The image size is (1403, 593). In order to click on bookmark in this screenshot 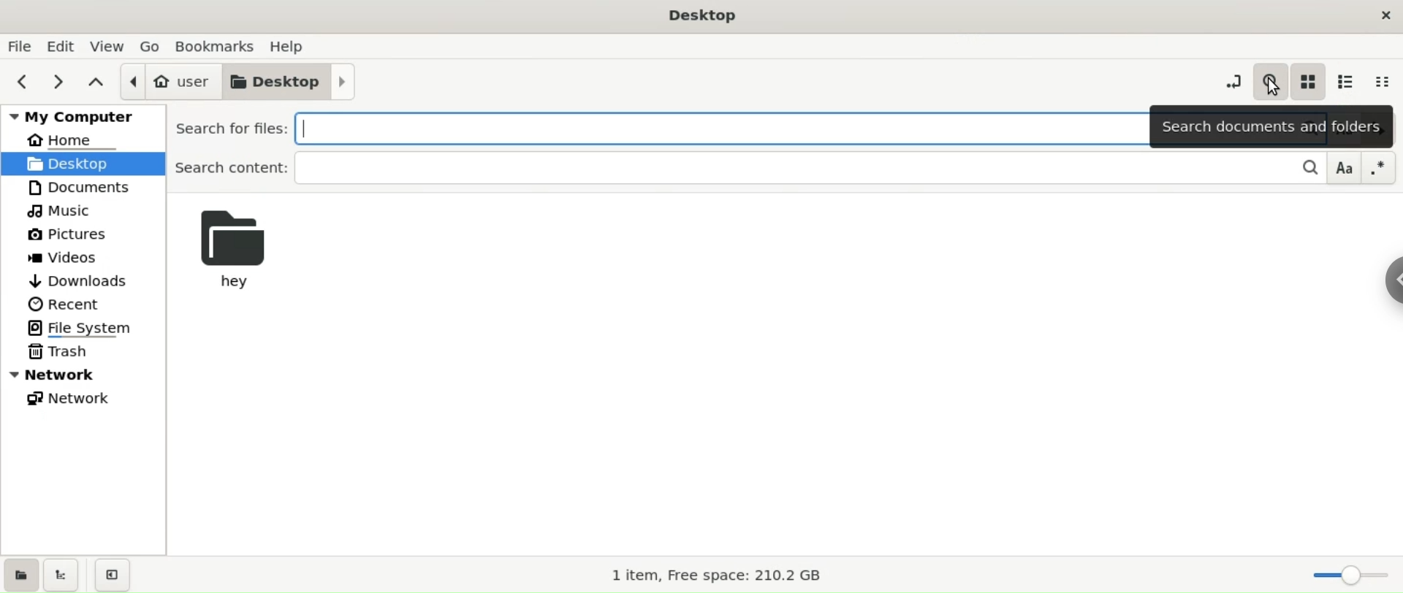, I will do `click(216, 46)`.